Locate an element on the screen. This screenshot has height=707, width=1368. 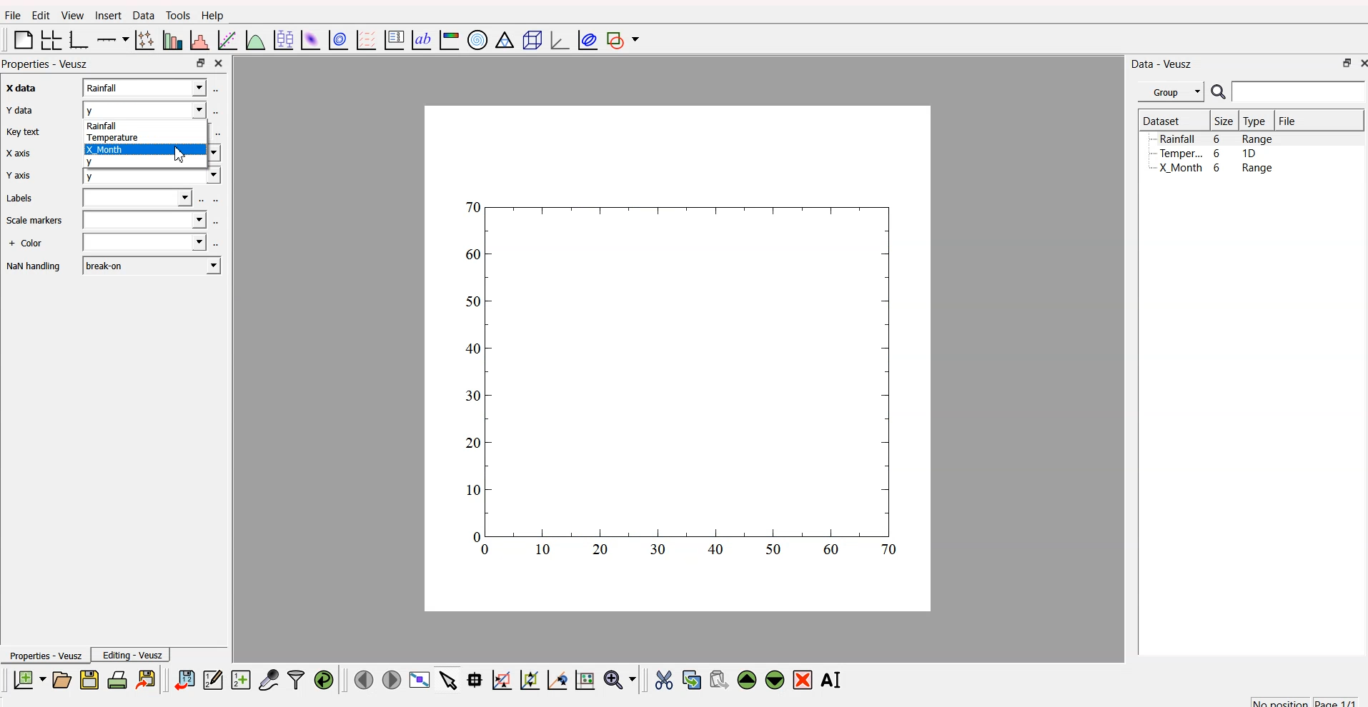
x axis is located at coordinates (17, 89).